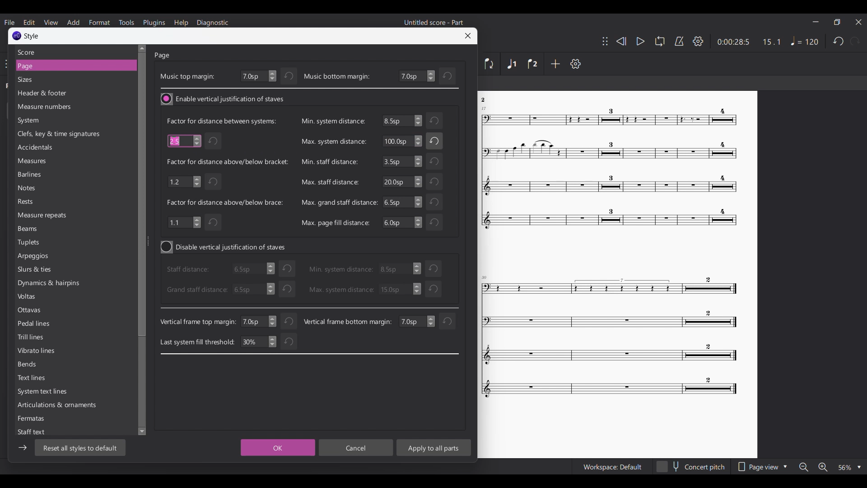 The width and height of the screenshot is (867, 488). I want to click on 30%, so click(260, 342).